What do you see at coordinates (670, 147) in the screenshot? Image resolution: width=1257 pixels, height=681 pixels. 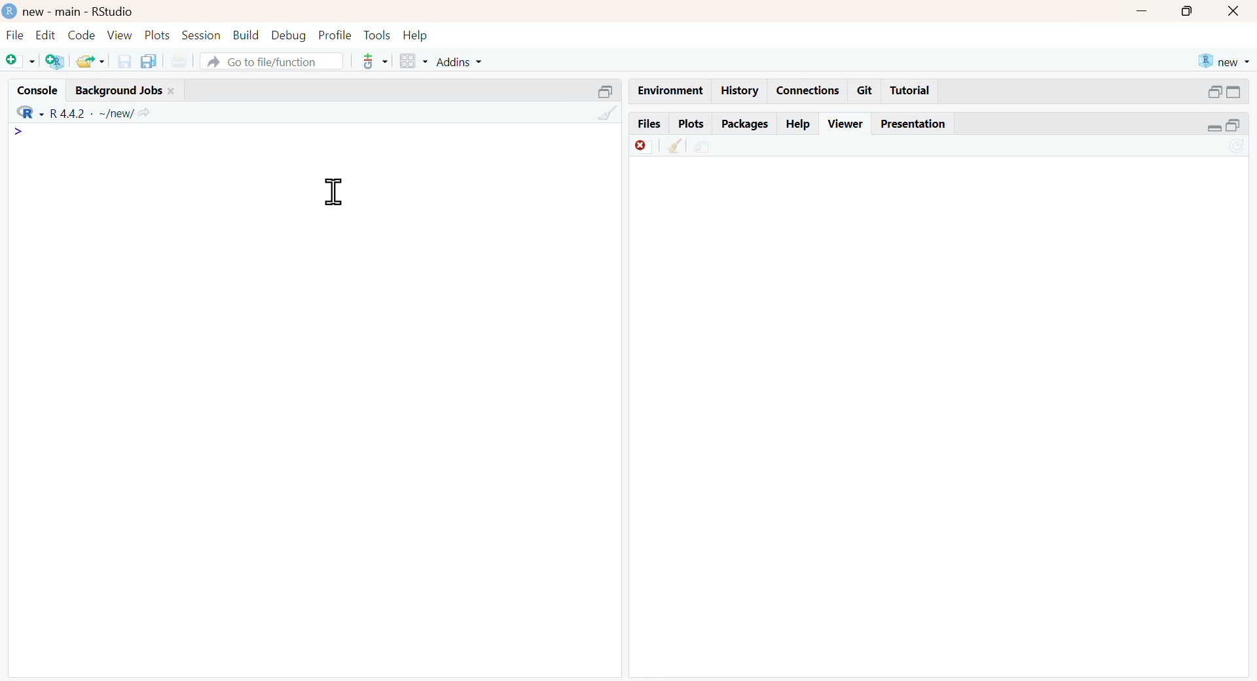 I see `clear all viewer item` at bounding box center [670, 147].